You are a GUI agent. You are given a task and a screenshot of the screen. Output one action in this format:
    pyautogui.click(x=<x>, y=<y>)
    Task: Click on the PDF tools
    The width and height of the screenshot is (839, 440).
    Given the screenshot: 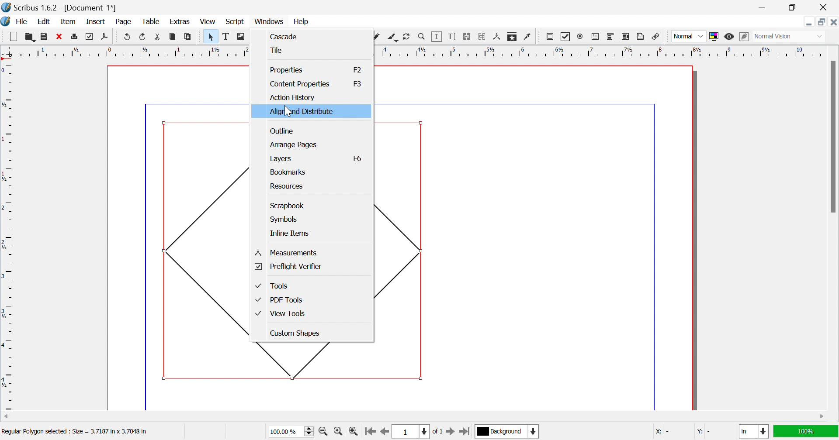 What is the action you would take?
    pyautogui.click(x=280, y=300)
    